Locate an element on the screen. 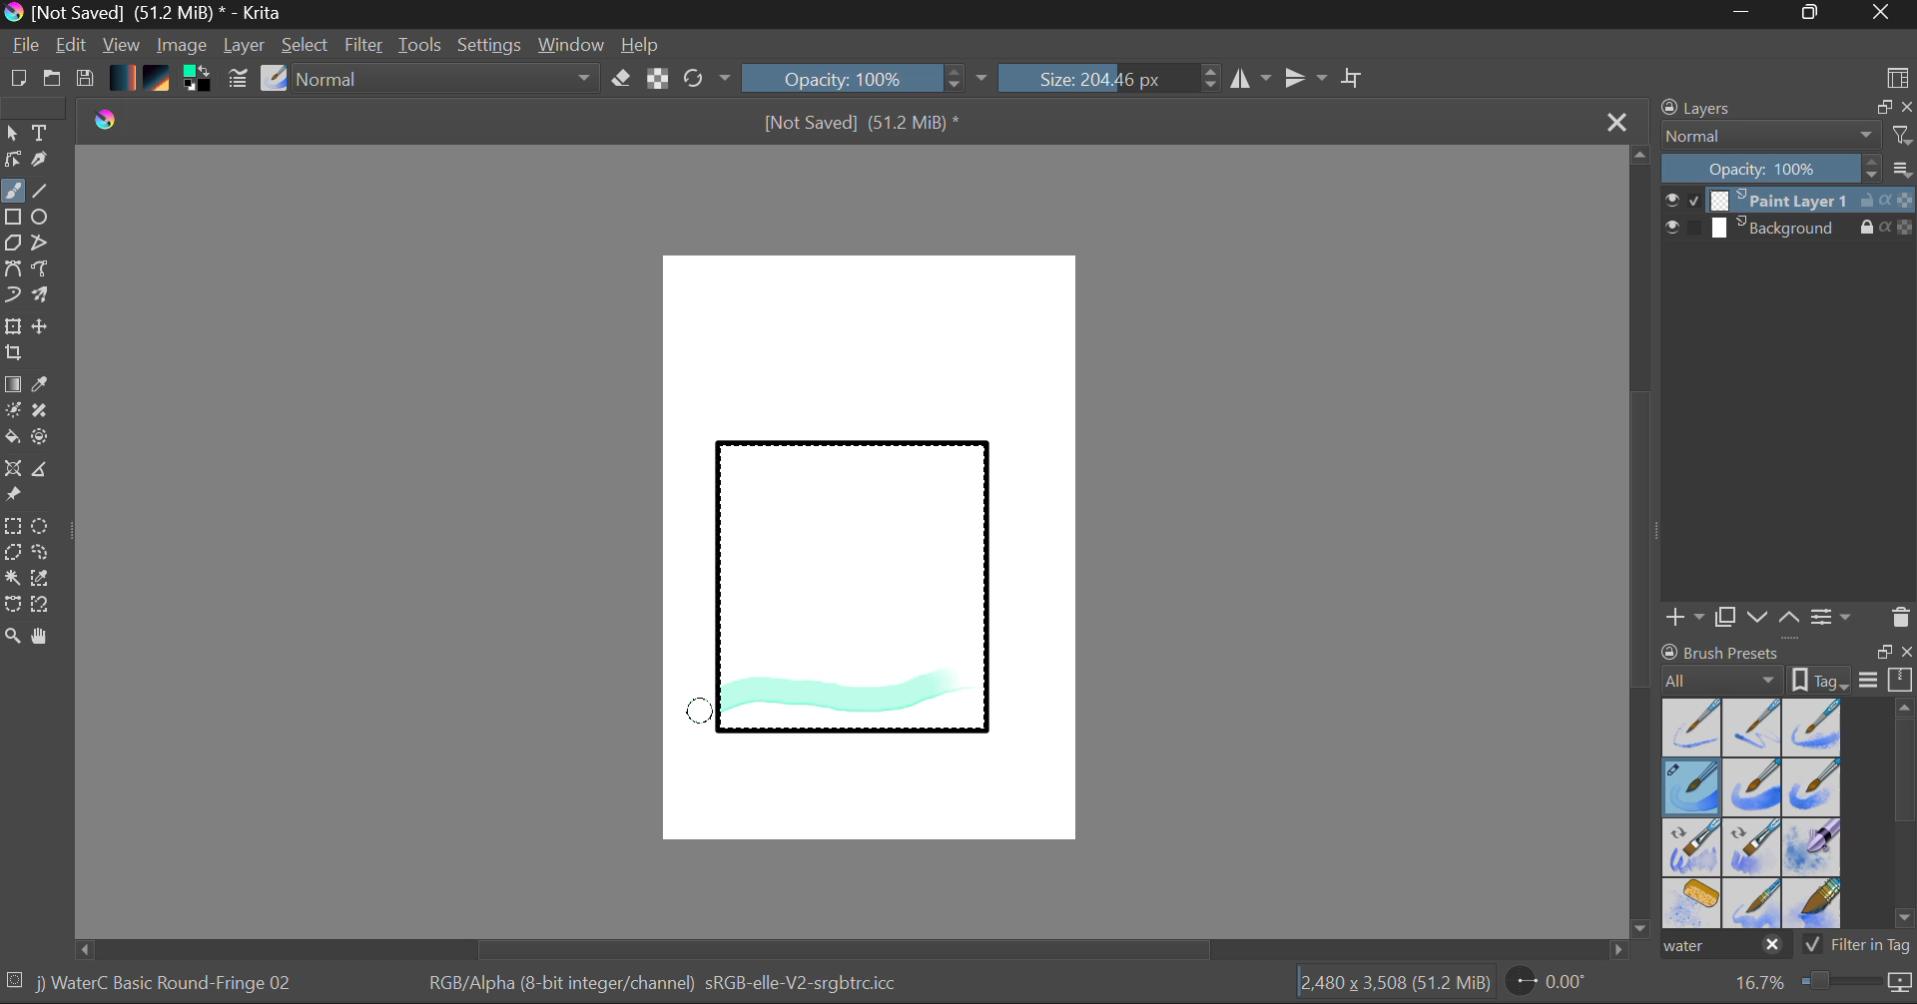 This screenshot has width=1917, height=1004. Line is located at coordinates (41, 192).